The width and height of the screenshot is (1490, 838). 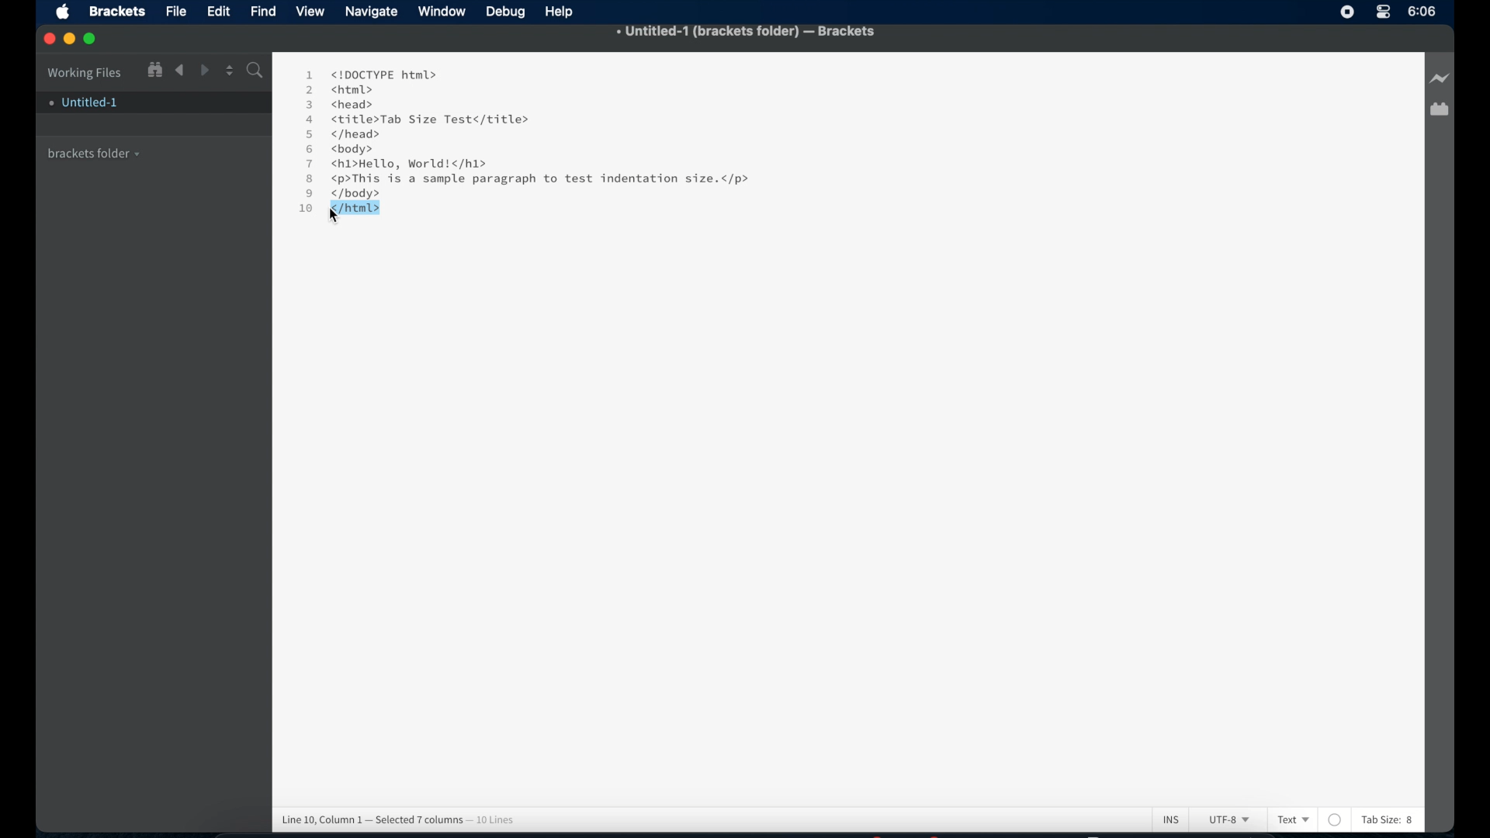 I want to click on Minimize, so click(x=72, y=39).